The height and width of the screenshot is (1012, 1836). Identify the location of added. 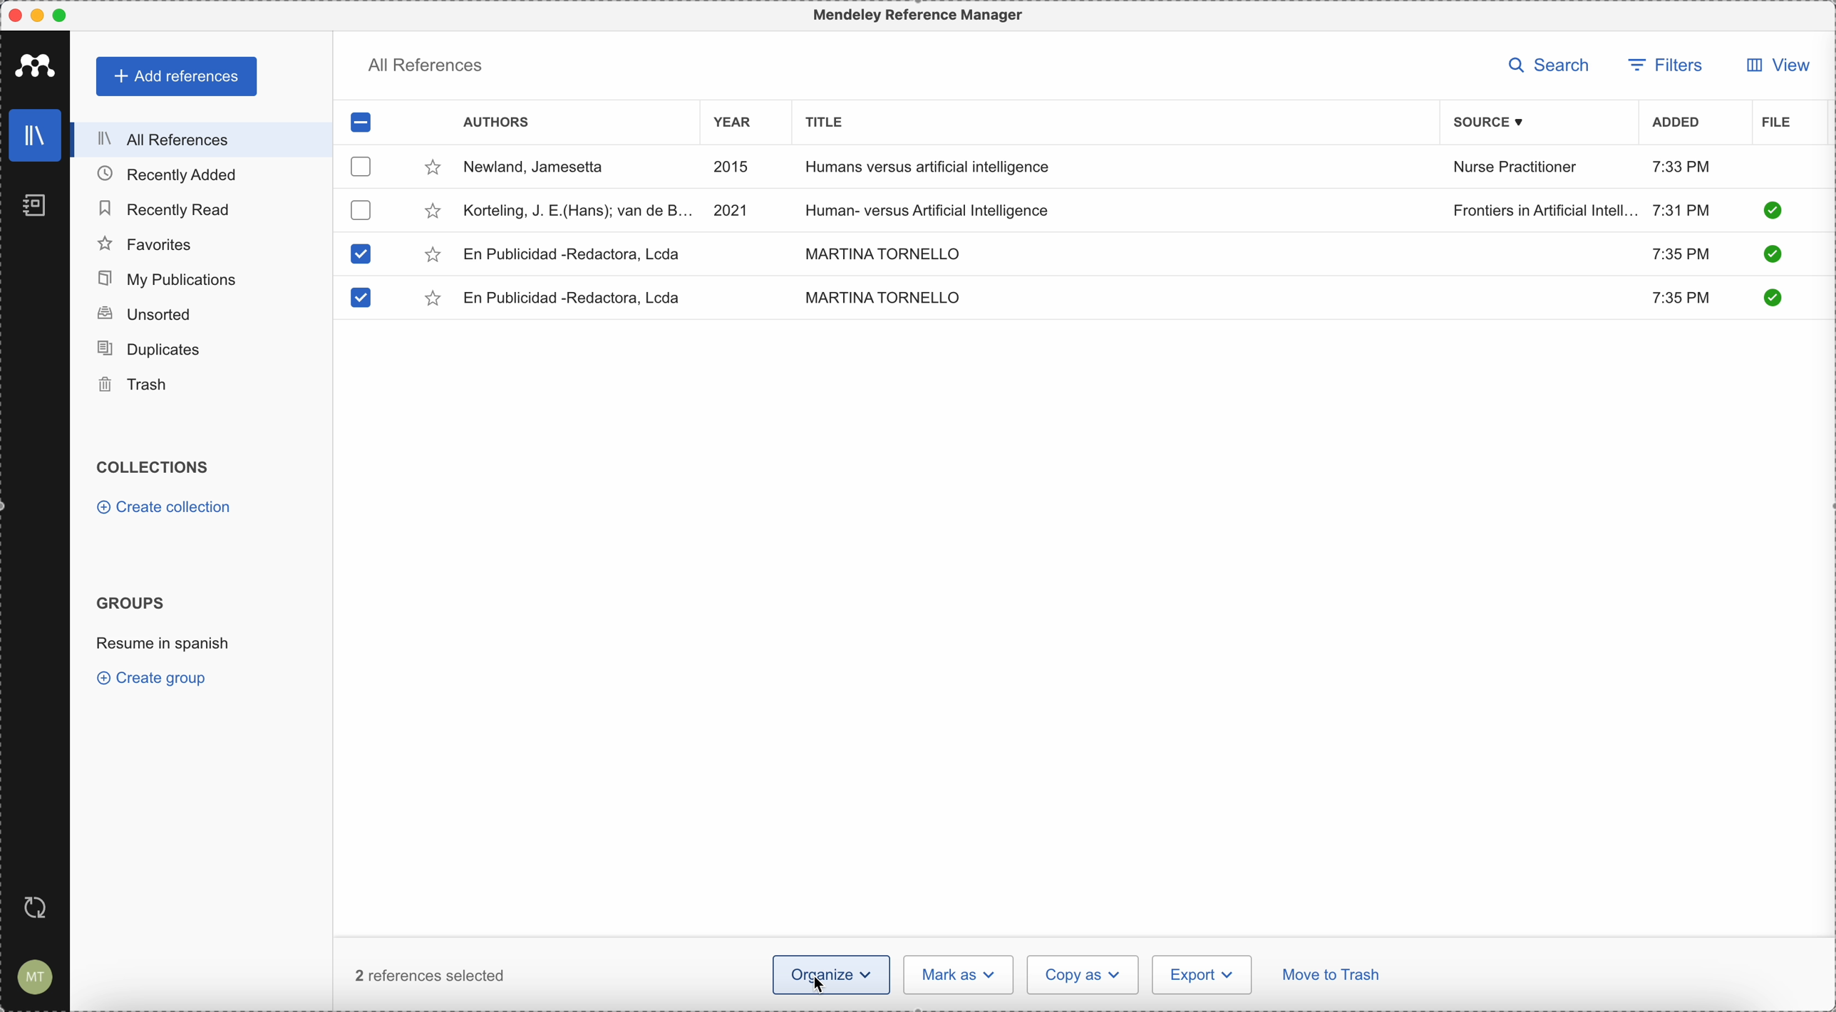
(1676, 124).